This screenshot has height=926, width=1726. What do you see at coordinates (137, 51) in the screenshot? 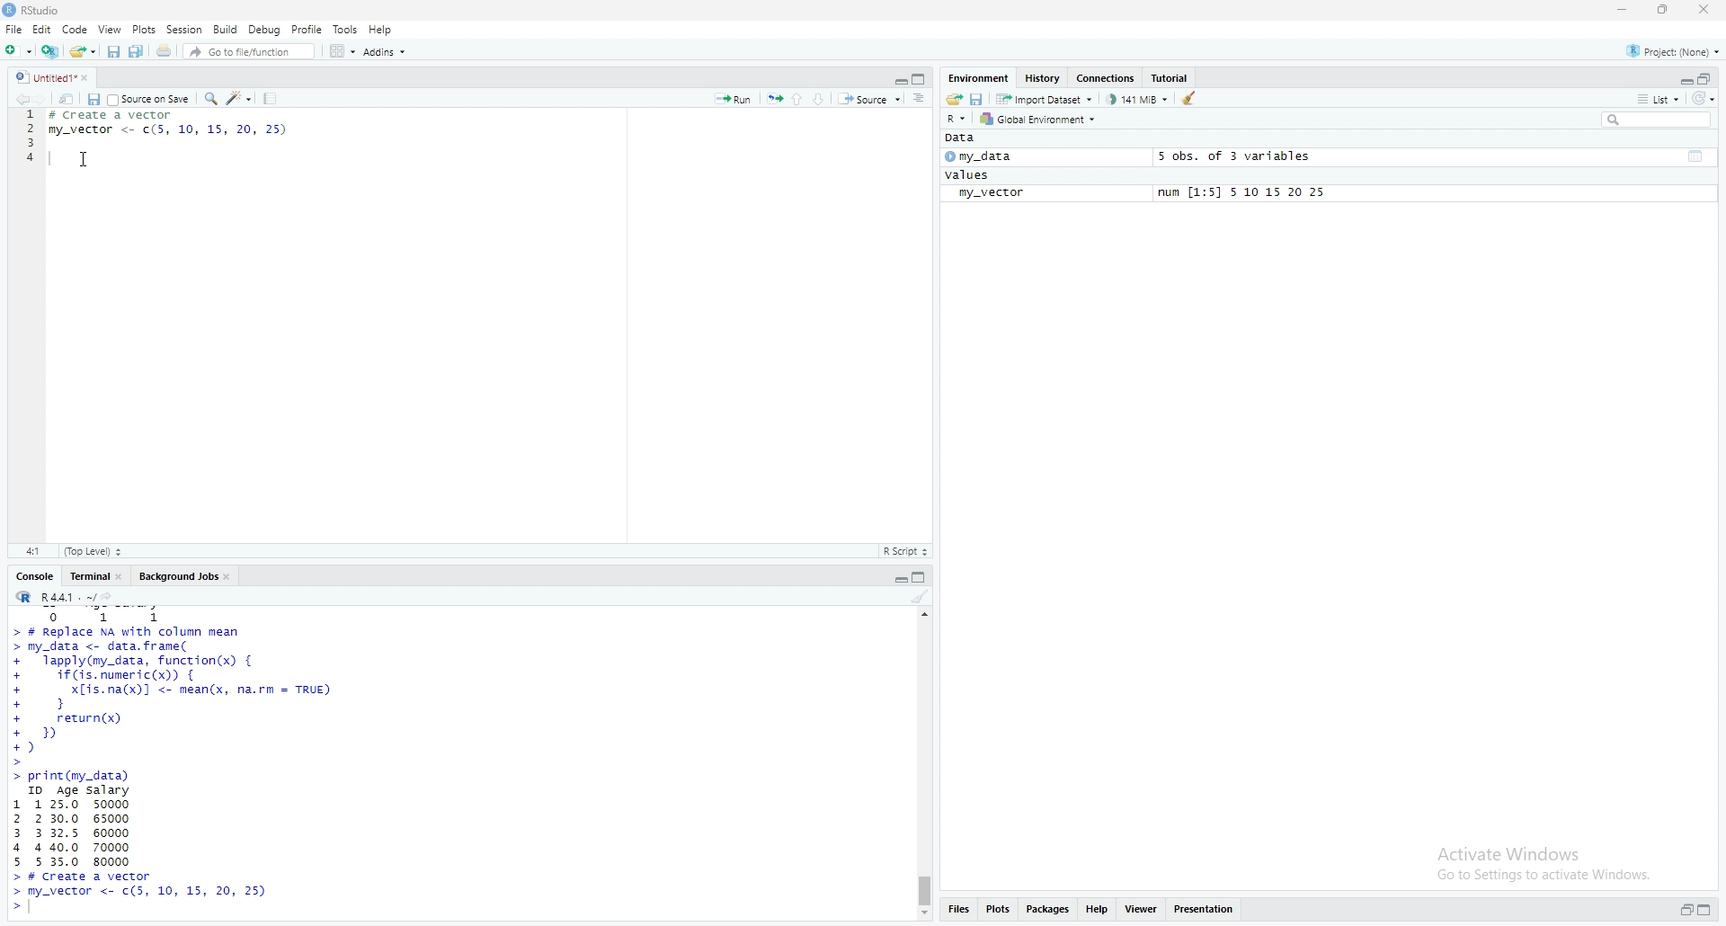
I see `save all open documents` at bounding box center [137, 51].